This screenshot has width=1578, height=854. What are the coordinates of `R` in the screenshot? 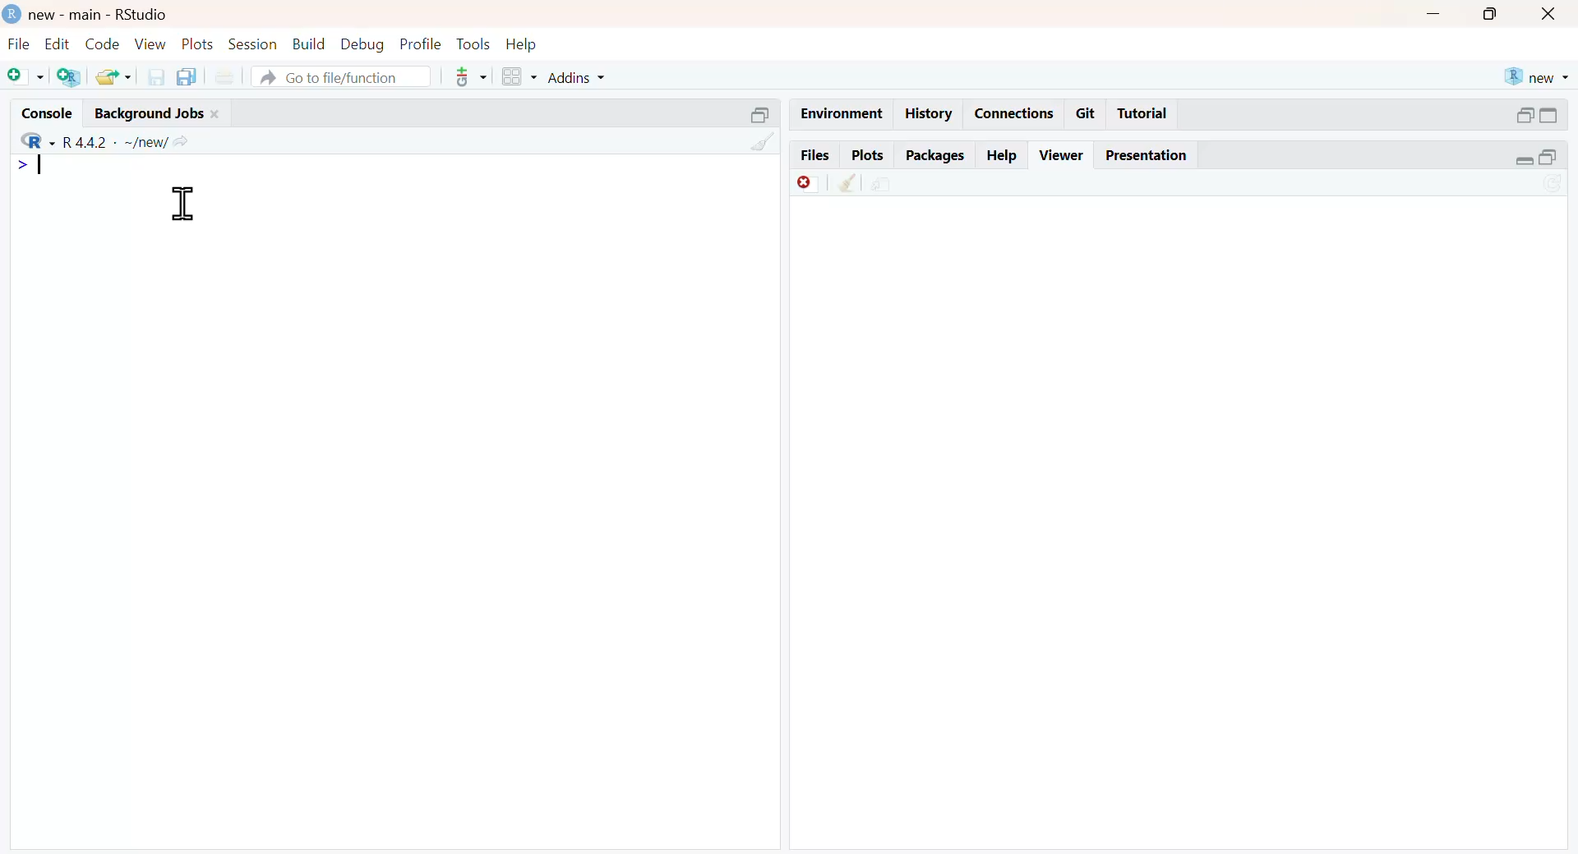 It's located at (39, 141).